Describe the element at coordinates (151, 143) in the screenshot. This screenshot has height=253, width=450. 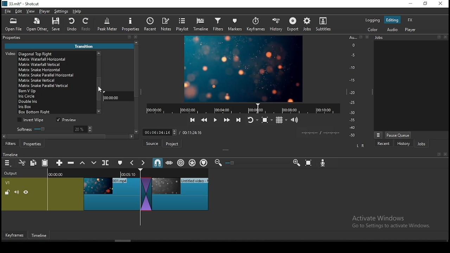
I see `Source` at that location.